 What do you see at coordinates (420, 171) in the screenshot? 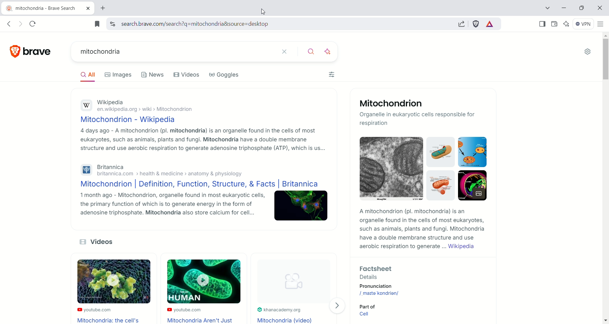
I see `Mitochondrion images` at bounding box center [420, 171].